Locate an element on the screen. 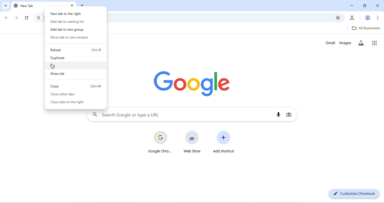  add bookmark is located at coordinates (338, 18).